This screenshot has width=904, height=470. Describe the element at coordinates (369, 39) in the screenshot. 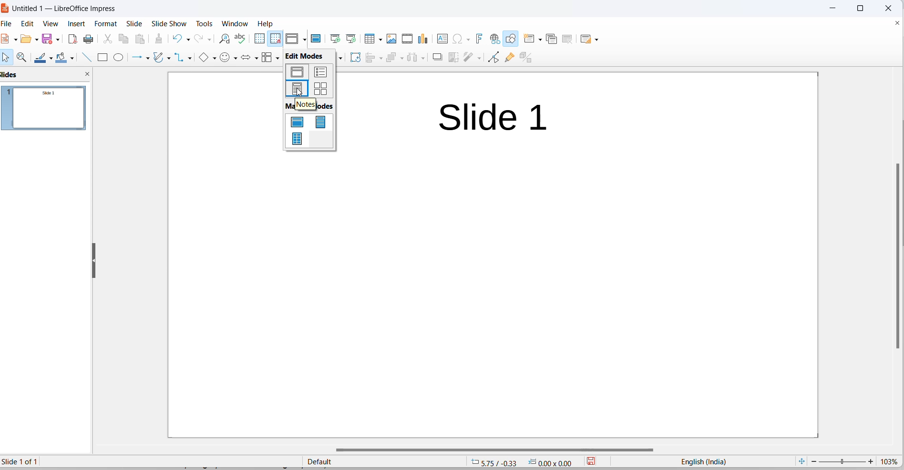

I see `insert table` at that location.